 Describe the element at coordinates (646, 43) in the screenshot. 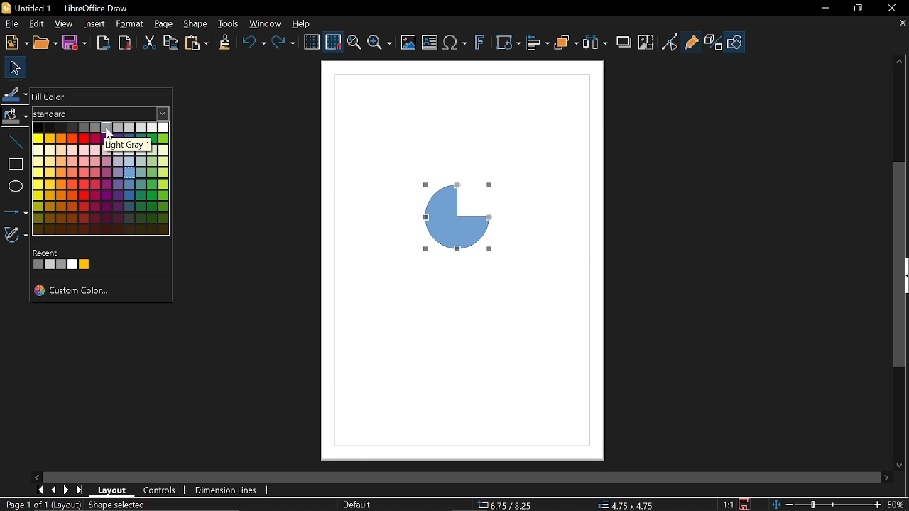

I see `Crop` at that location.